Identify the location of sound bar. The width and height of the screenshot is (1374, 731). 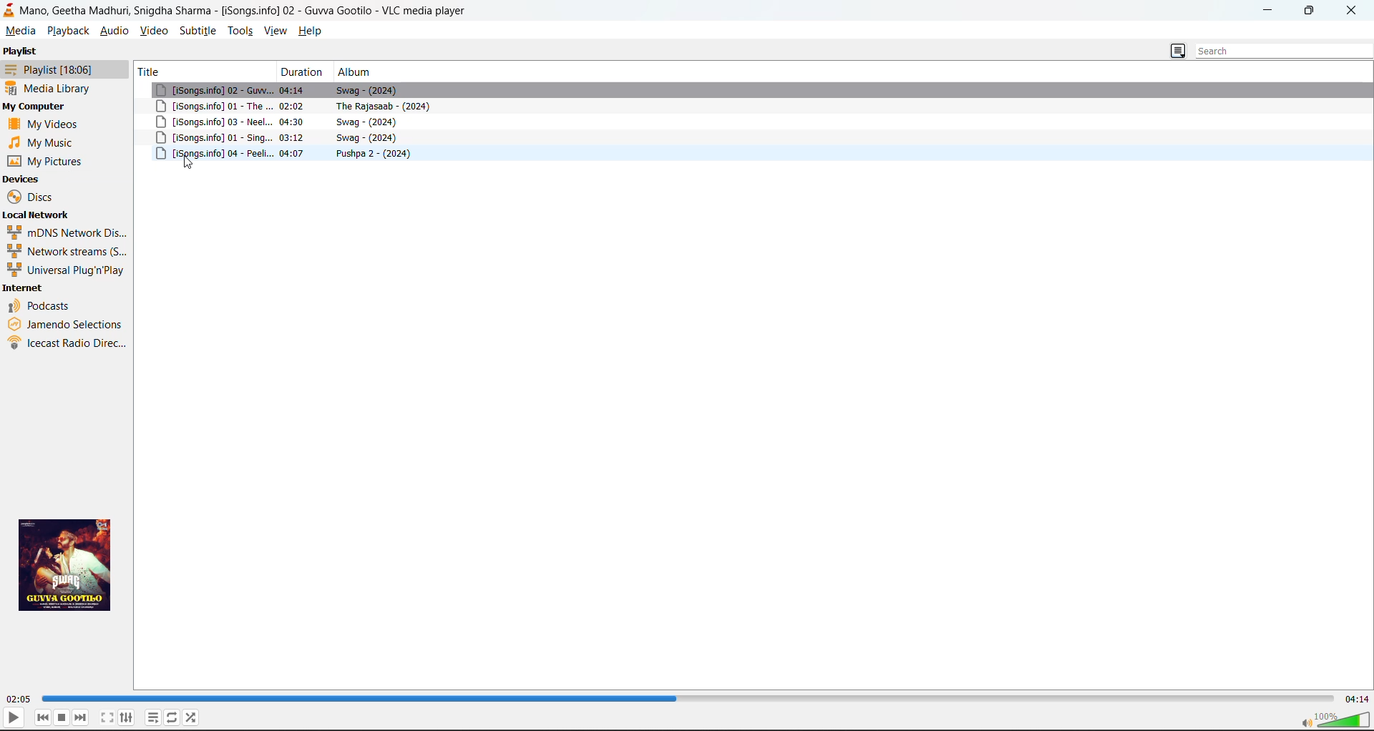
(1332, 720).